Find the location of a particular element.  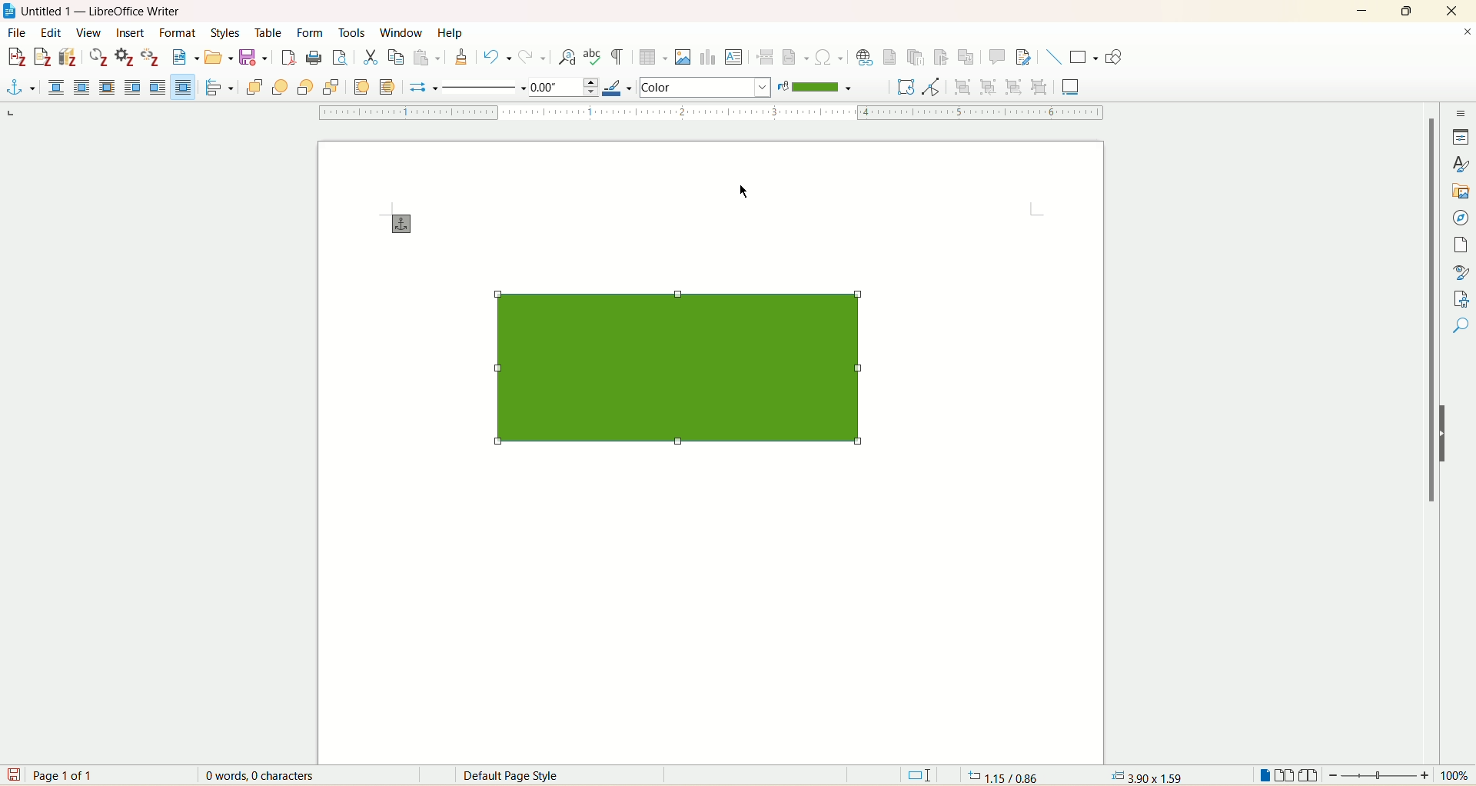

align object is located at coordinates (222, 88).